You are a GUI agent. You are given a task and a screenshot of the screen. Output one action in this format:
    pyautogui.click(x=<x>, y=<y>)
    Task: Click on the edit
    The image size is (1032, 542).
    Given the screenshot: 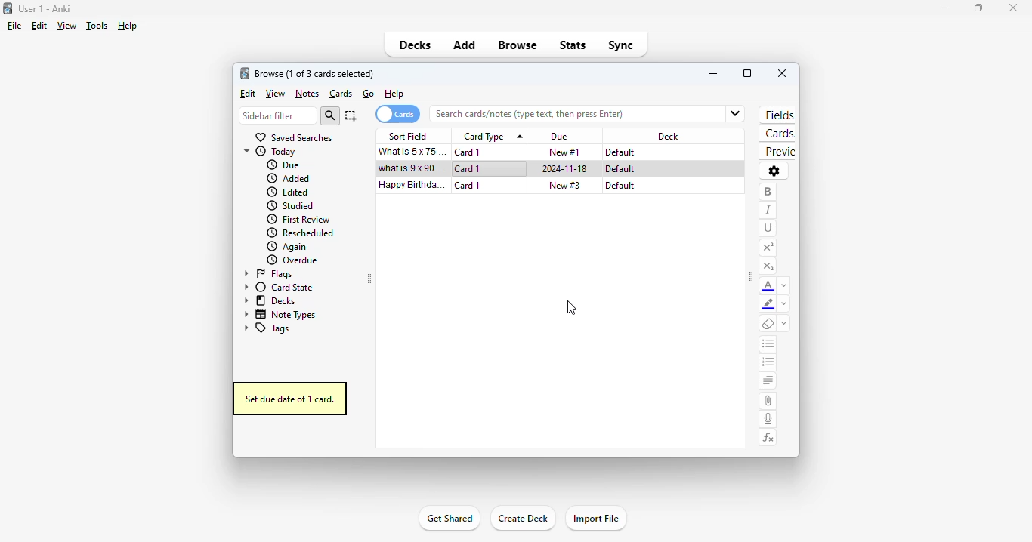 What is the action you would take?
    pyautogui.click(x=249, y=94)
    